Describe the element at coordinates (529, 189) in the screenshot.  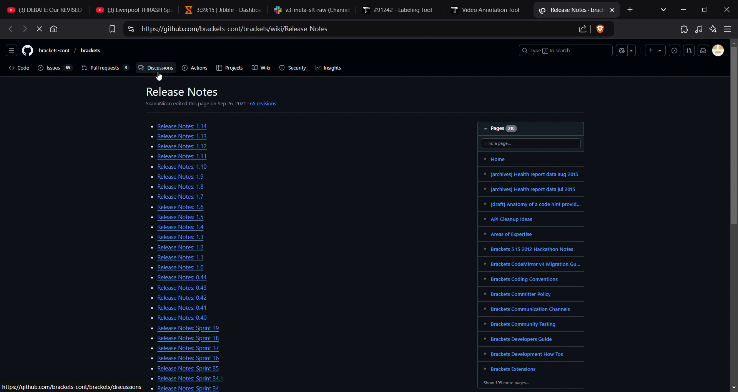
I see `» [archives] Health report data jul 2015` at that location.